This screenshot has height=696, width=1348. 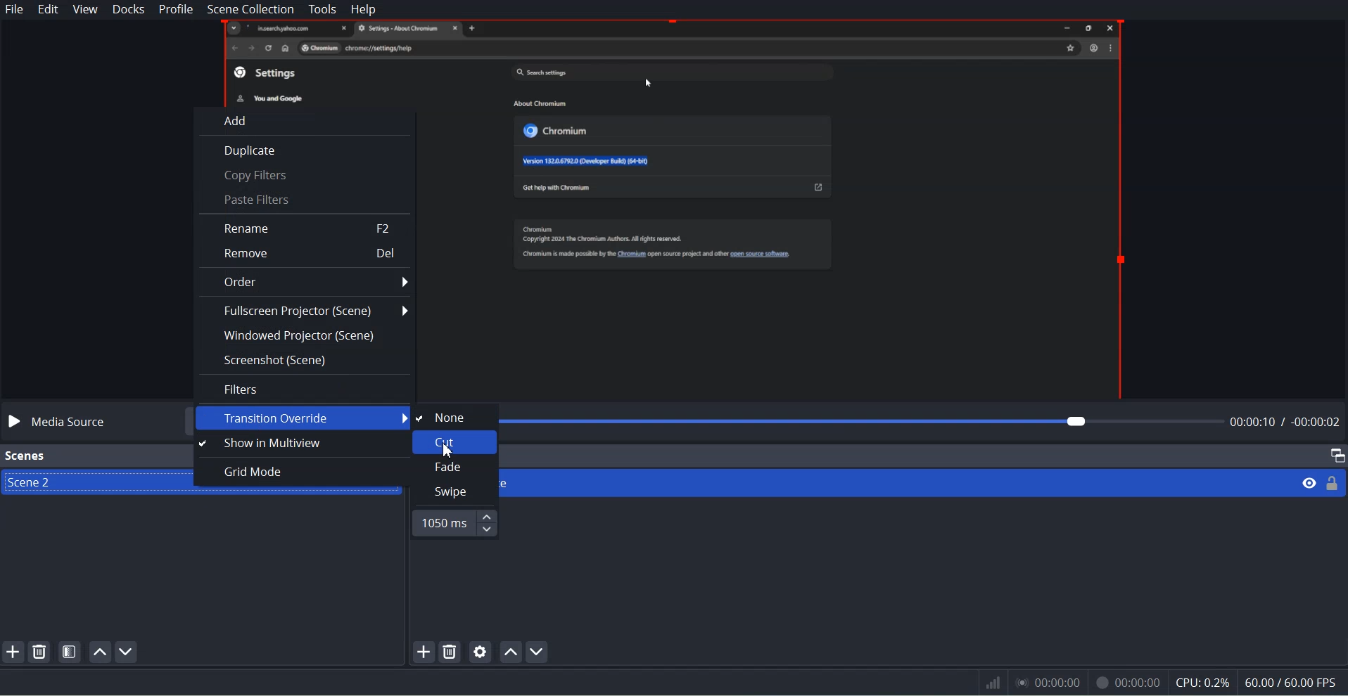 What do you see at coordinates (299, 472) in the screenshot?
I see `Grid Mode` at bounding box center [299, 472].